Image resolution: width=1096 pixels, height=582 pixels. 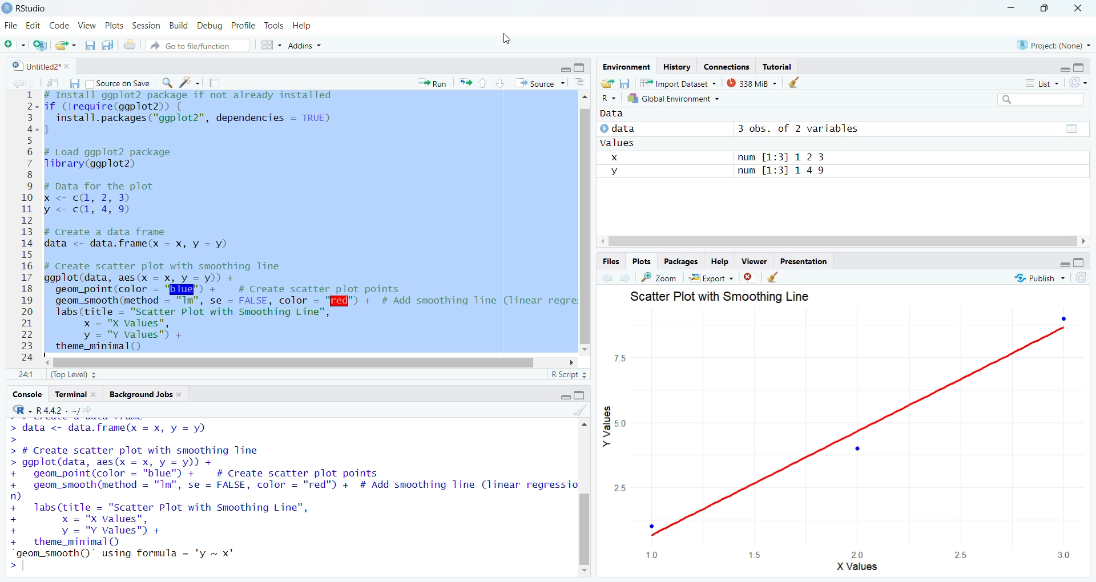 I want to click on data <- data.frame(x = Xx, y =Yy)
# Create scatter plot with smoothing line
ggplot(data, aes(x = x, y = y)) +
geom_point(color = "blue") + # Create scatter plot points
geom_smooth (method = "Im", se = FALSE, color = "red") + # Add smoothing Tine (linear regressic
Tabs(title = "Scatter Plot with Smoothing Line",
x = "X values",
y = "Y values") +
theme_minimal()
eom_smooth()~ using formula = 'y ~ x"
|, so click(x=290, y=495).